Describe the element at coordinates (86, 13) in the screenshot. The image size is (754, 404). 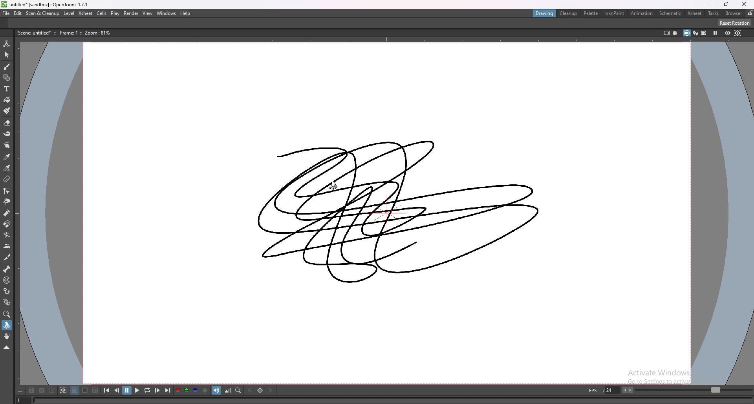
I see `xsheet` at that location.